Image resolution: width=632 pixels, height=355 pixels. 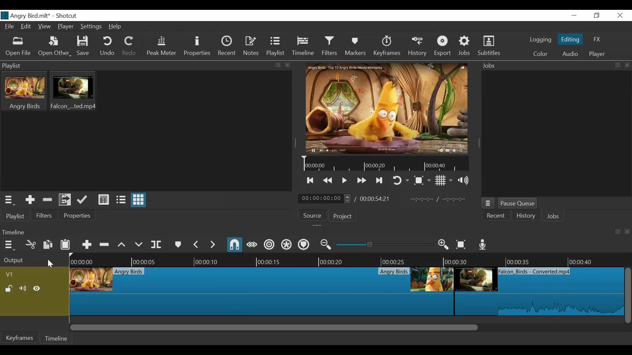 What do you see at coordinates (541, 55) in the screenshot?
I see `Color` at bounding box center [541, 55].